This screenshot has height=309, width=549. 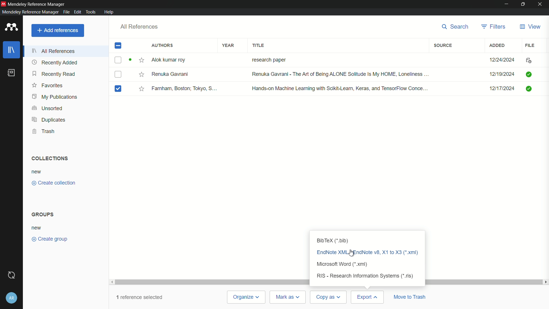 What do you see at coordinates (292, 74) in the screenshot?
I see `Renuka Gavrani Renuka Gavrani - The Art of Being ALONE Solitude Is My HOME, Loneliness ...` at bounding box center [292, 74].